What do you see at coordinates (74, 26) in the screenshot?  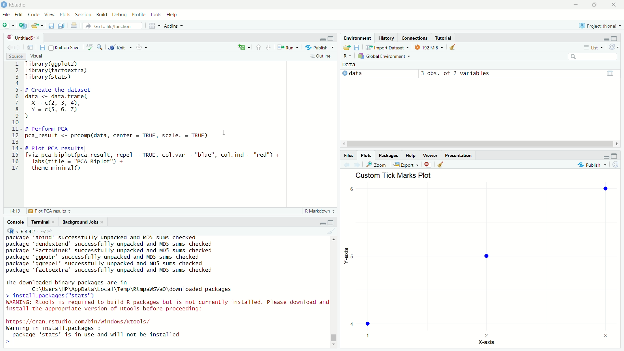 I see `print the current file` at bounding box center [74, 26].